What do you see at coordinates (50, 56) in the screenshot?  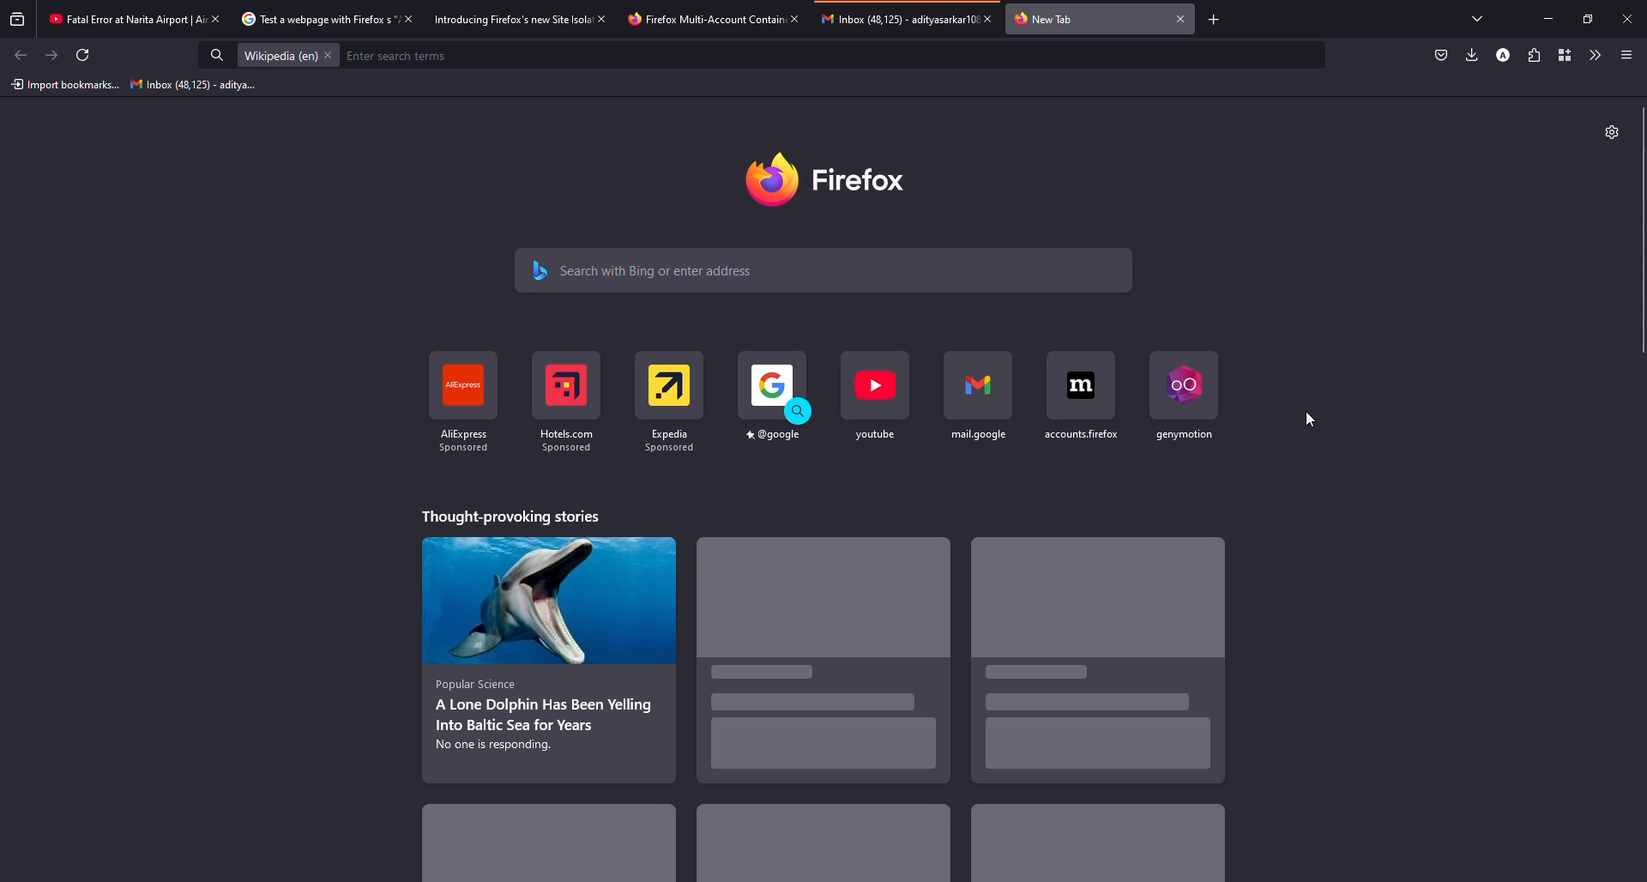 I see `forward` at bounding box center [50, 56].